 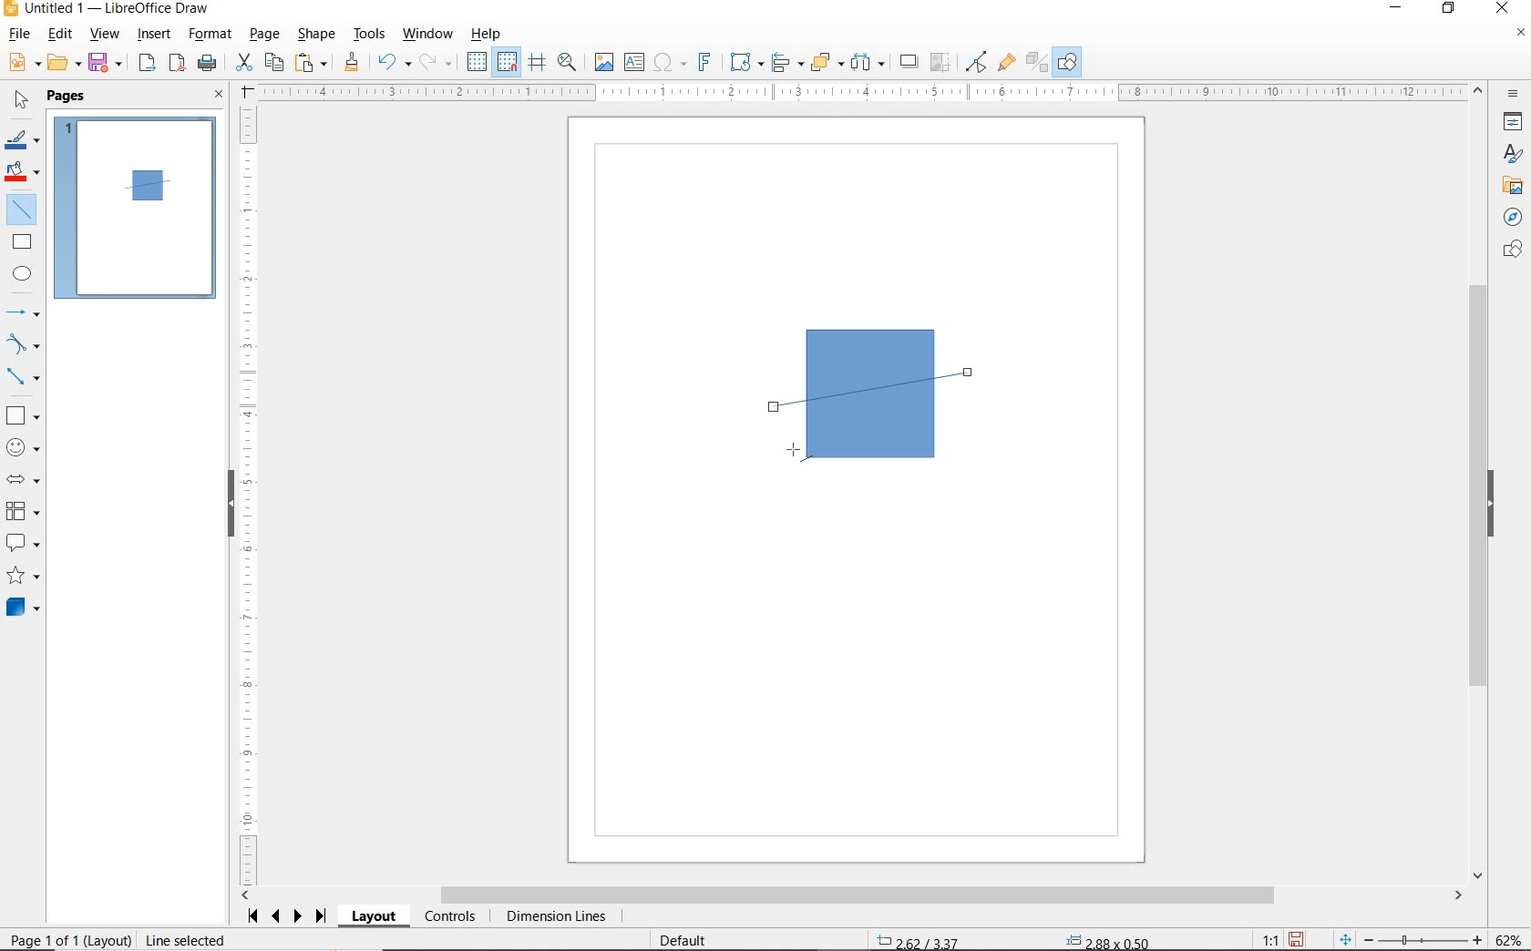 What do you see at coordinates (633, 63) in the screenshot?
I see `INSERT TEXT BOX` at bounding box center [633, 63].